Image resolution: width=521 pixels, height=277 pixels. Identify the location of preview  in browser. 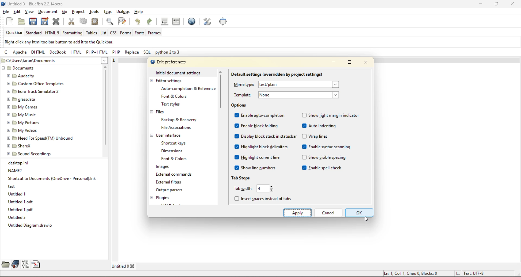
(193, 21).